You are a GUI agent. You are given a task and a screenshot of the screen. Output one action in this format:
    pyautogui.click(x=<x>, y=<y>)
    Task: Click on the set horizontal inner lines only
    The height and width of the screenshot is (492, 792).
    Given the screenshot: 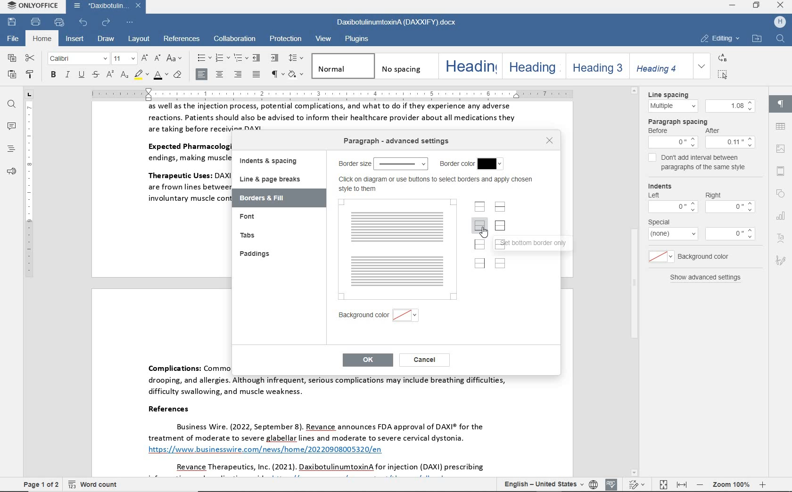 What is the action you would take?
    pyautogui.click(x=499, y=206)
    